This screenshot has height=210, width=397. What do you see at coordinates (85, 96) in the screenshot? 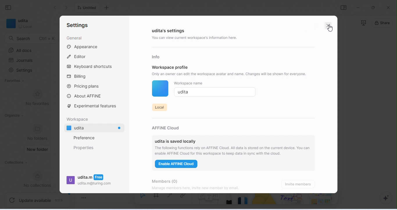
I see `about affine` at bounding box center [85, 96].